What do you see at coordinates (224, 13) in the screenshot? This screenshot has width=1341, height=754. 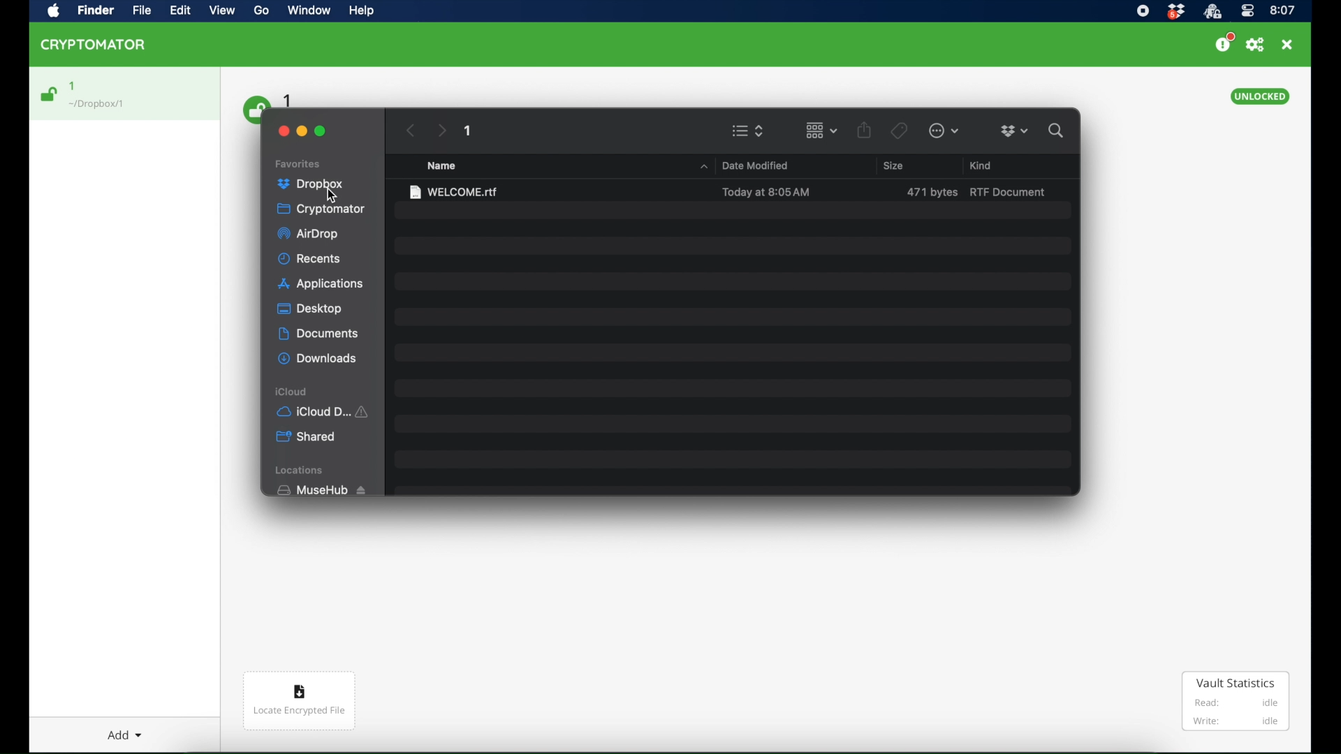 I see `View` at bounding box center [224, 13].